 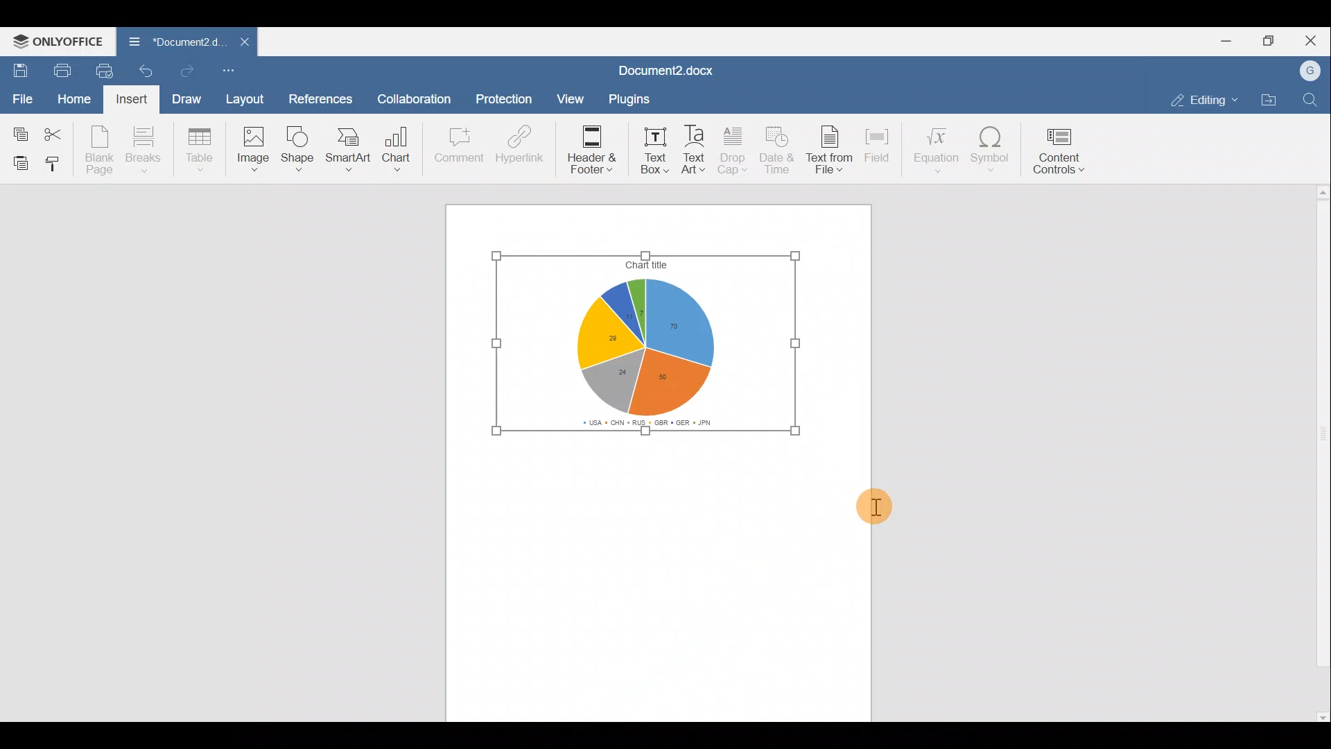 What do you see at coordinates (396, 148) in the screenshot?
I see `Cursor on Chart` at bounding box center [396, 148].